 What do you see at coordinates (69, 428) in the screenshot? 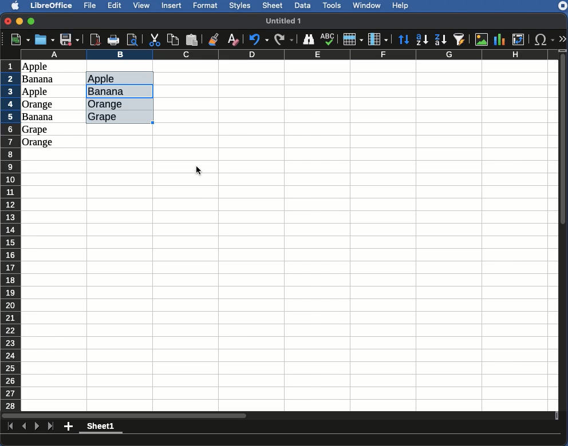
I see `Add sheet` at bounding box center [69, 428].